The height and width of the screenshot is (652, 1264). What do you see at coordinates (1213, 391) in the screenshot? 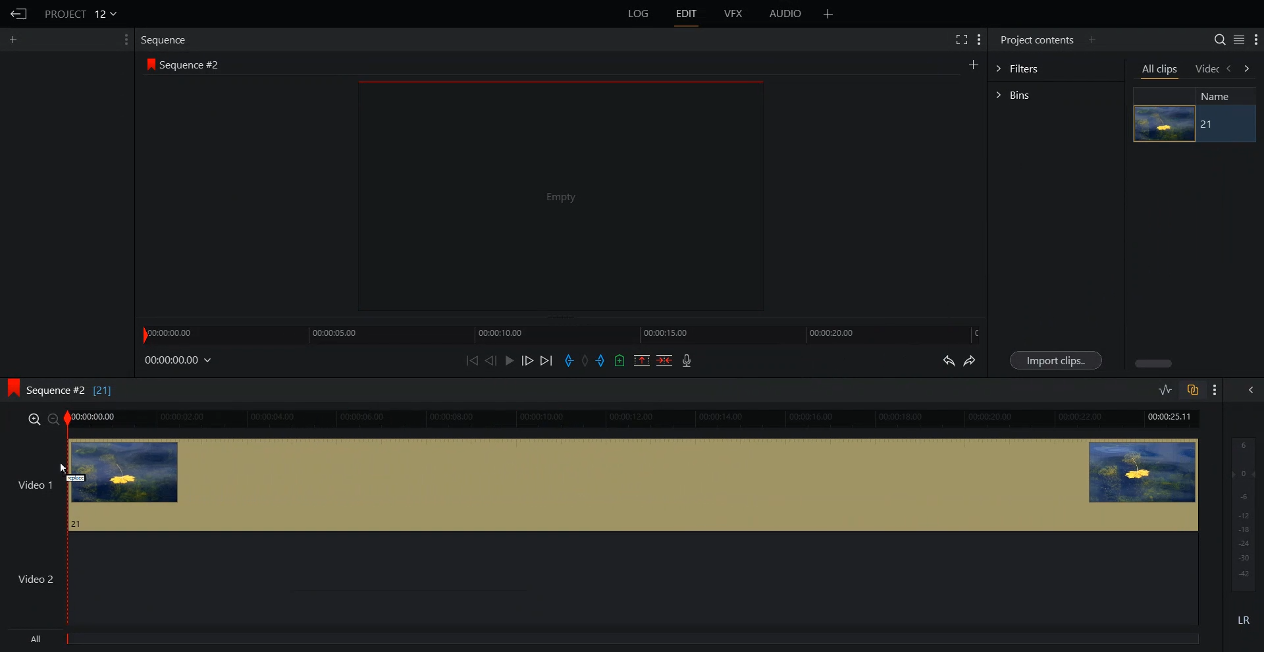
I see `Show Setting Menu` at bounding box center [1213, 391].